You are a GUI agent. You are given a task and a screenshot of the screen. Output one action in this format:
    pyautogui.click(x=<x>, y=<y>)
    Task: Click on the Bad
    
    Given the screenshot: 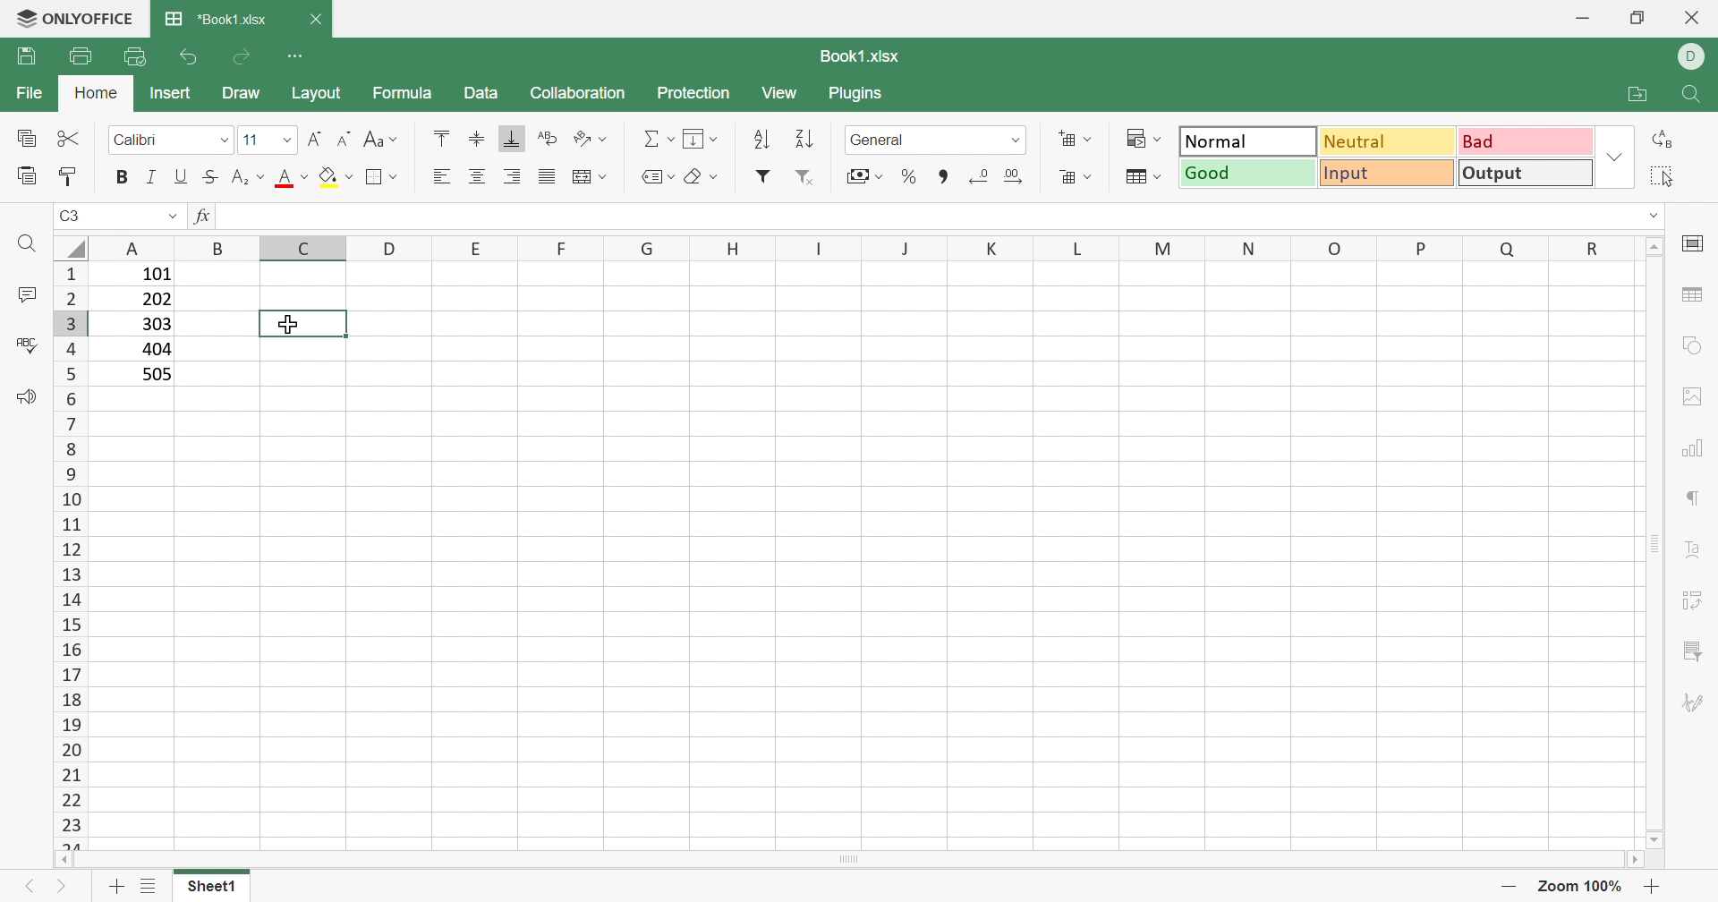 What is the action you would take?
    pyautogui.click(x=1527, y=141)
    